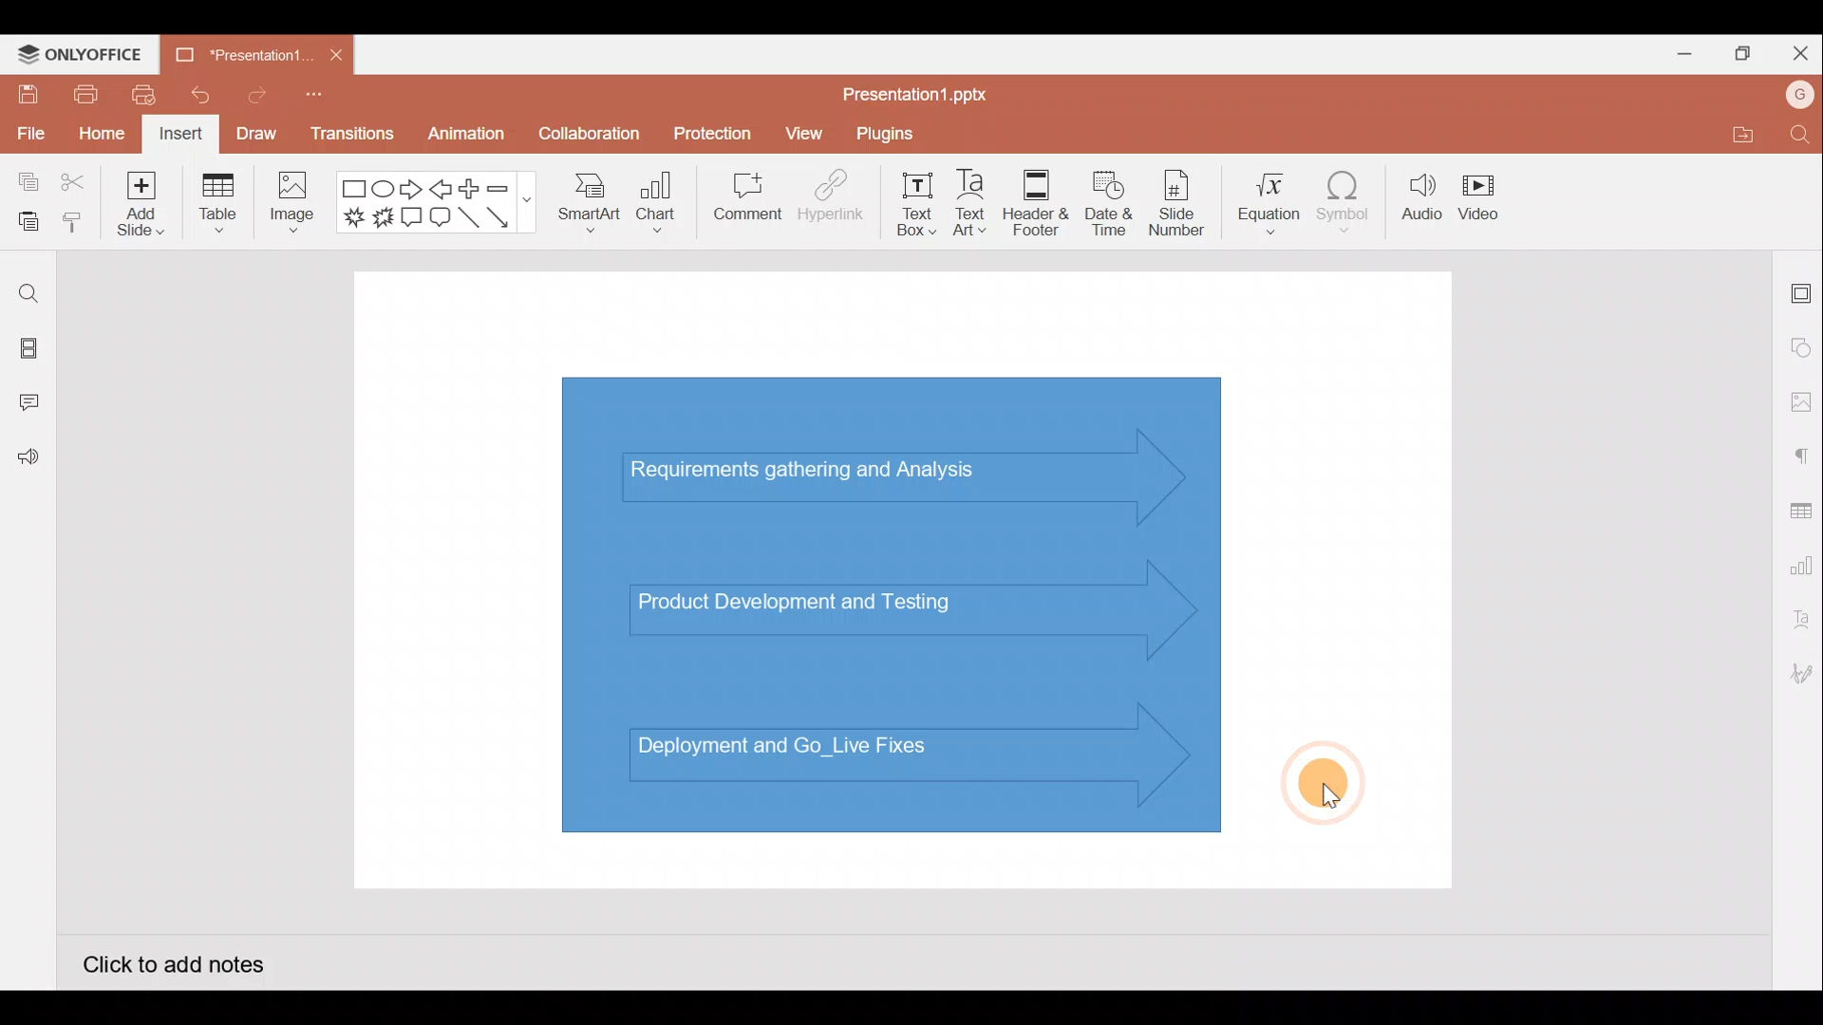 The height and width of the screenshot is (1025, 1823). What do you see at coordinates (1481, 194) in the screenshot?
I see `Video` at bounding box center [1481, 194].